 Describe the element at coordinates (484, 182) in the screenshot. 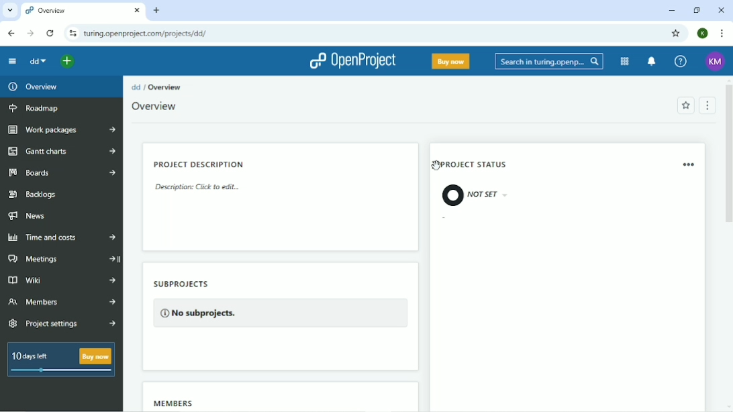

I see `Project status` at that location.